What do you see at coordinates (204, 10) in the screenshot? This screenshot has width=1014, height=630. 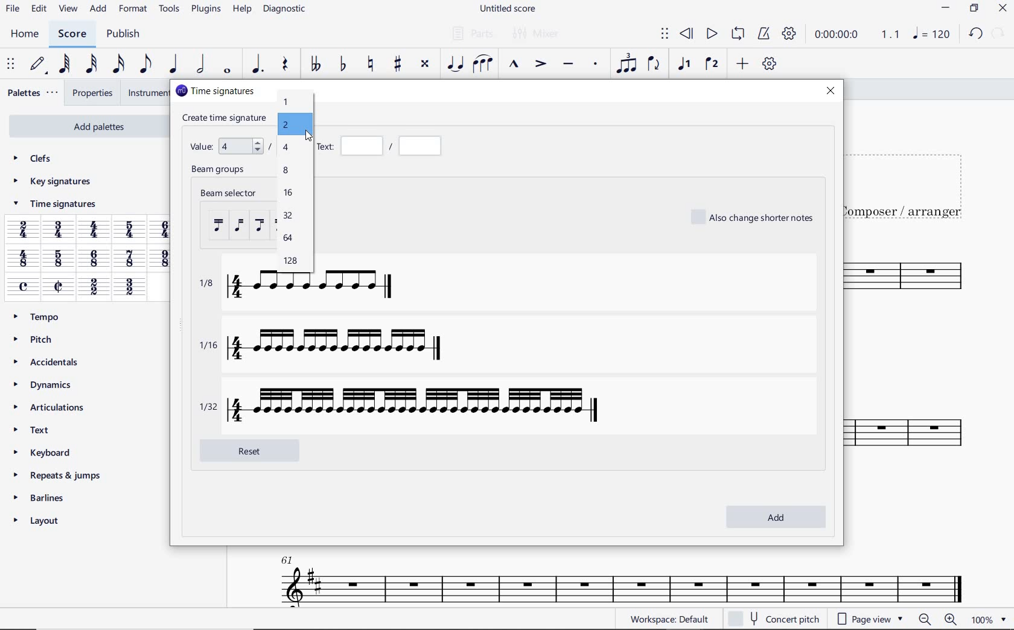 I see `PLUGINS` at bounding box center [204, 10].